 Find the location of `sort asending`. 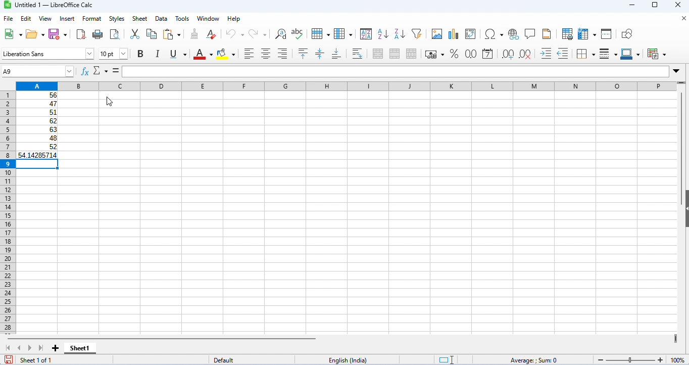

sort asending is located at coordinates (382, 33).